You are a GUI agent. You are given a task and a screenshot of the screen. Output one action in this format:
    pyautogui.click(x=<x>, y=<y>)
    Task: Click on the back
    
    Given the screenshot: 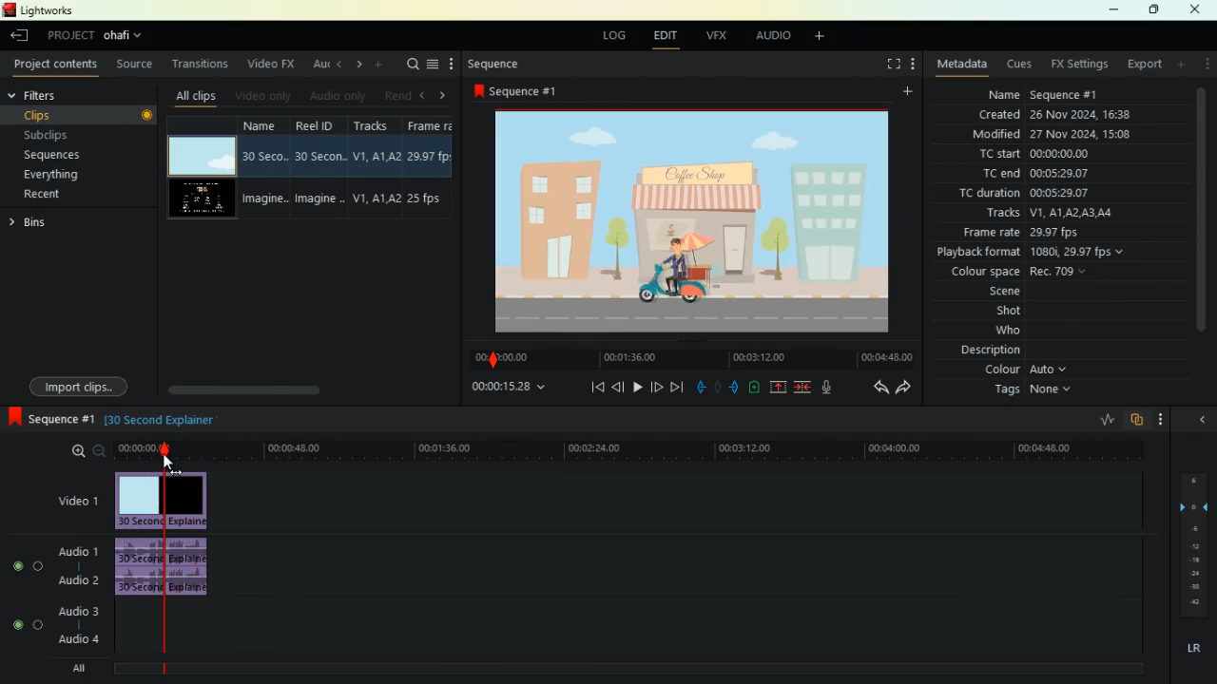 What is the action you would take?
    pyautogui.click(x=616, y=389)
    